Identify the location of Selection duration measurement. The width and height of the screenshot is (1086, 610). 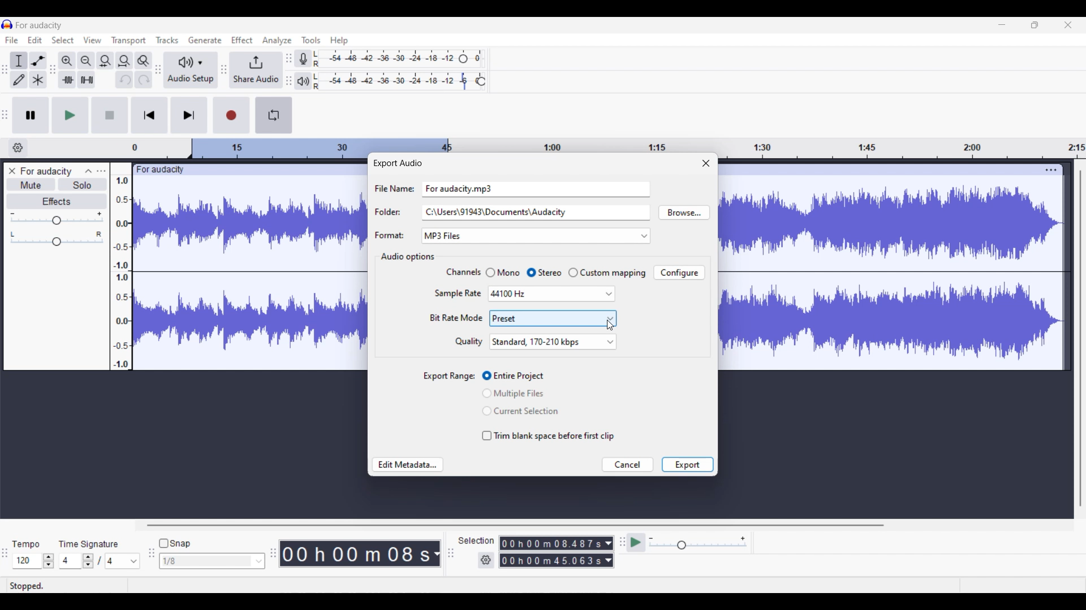
(551, 560).